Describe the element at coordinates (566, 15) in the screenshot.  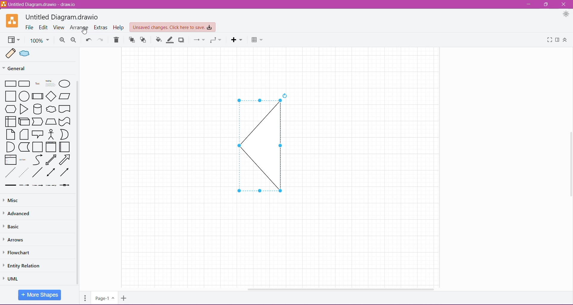
I see `Appearance` at that location.